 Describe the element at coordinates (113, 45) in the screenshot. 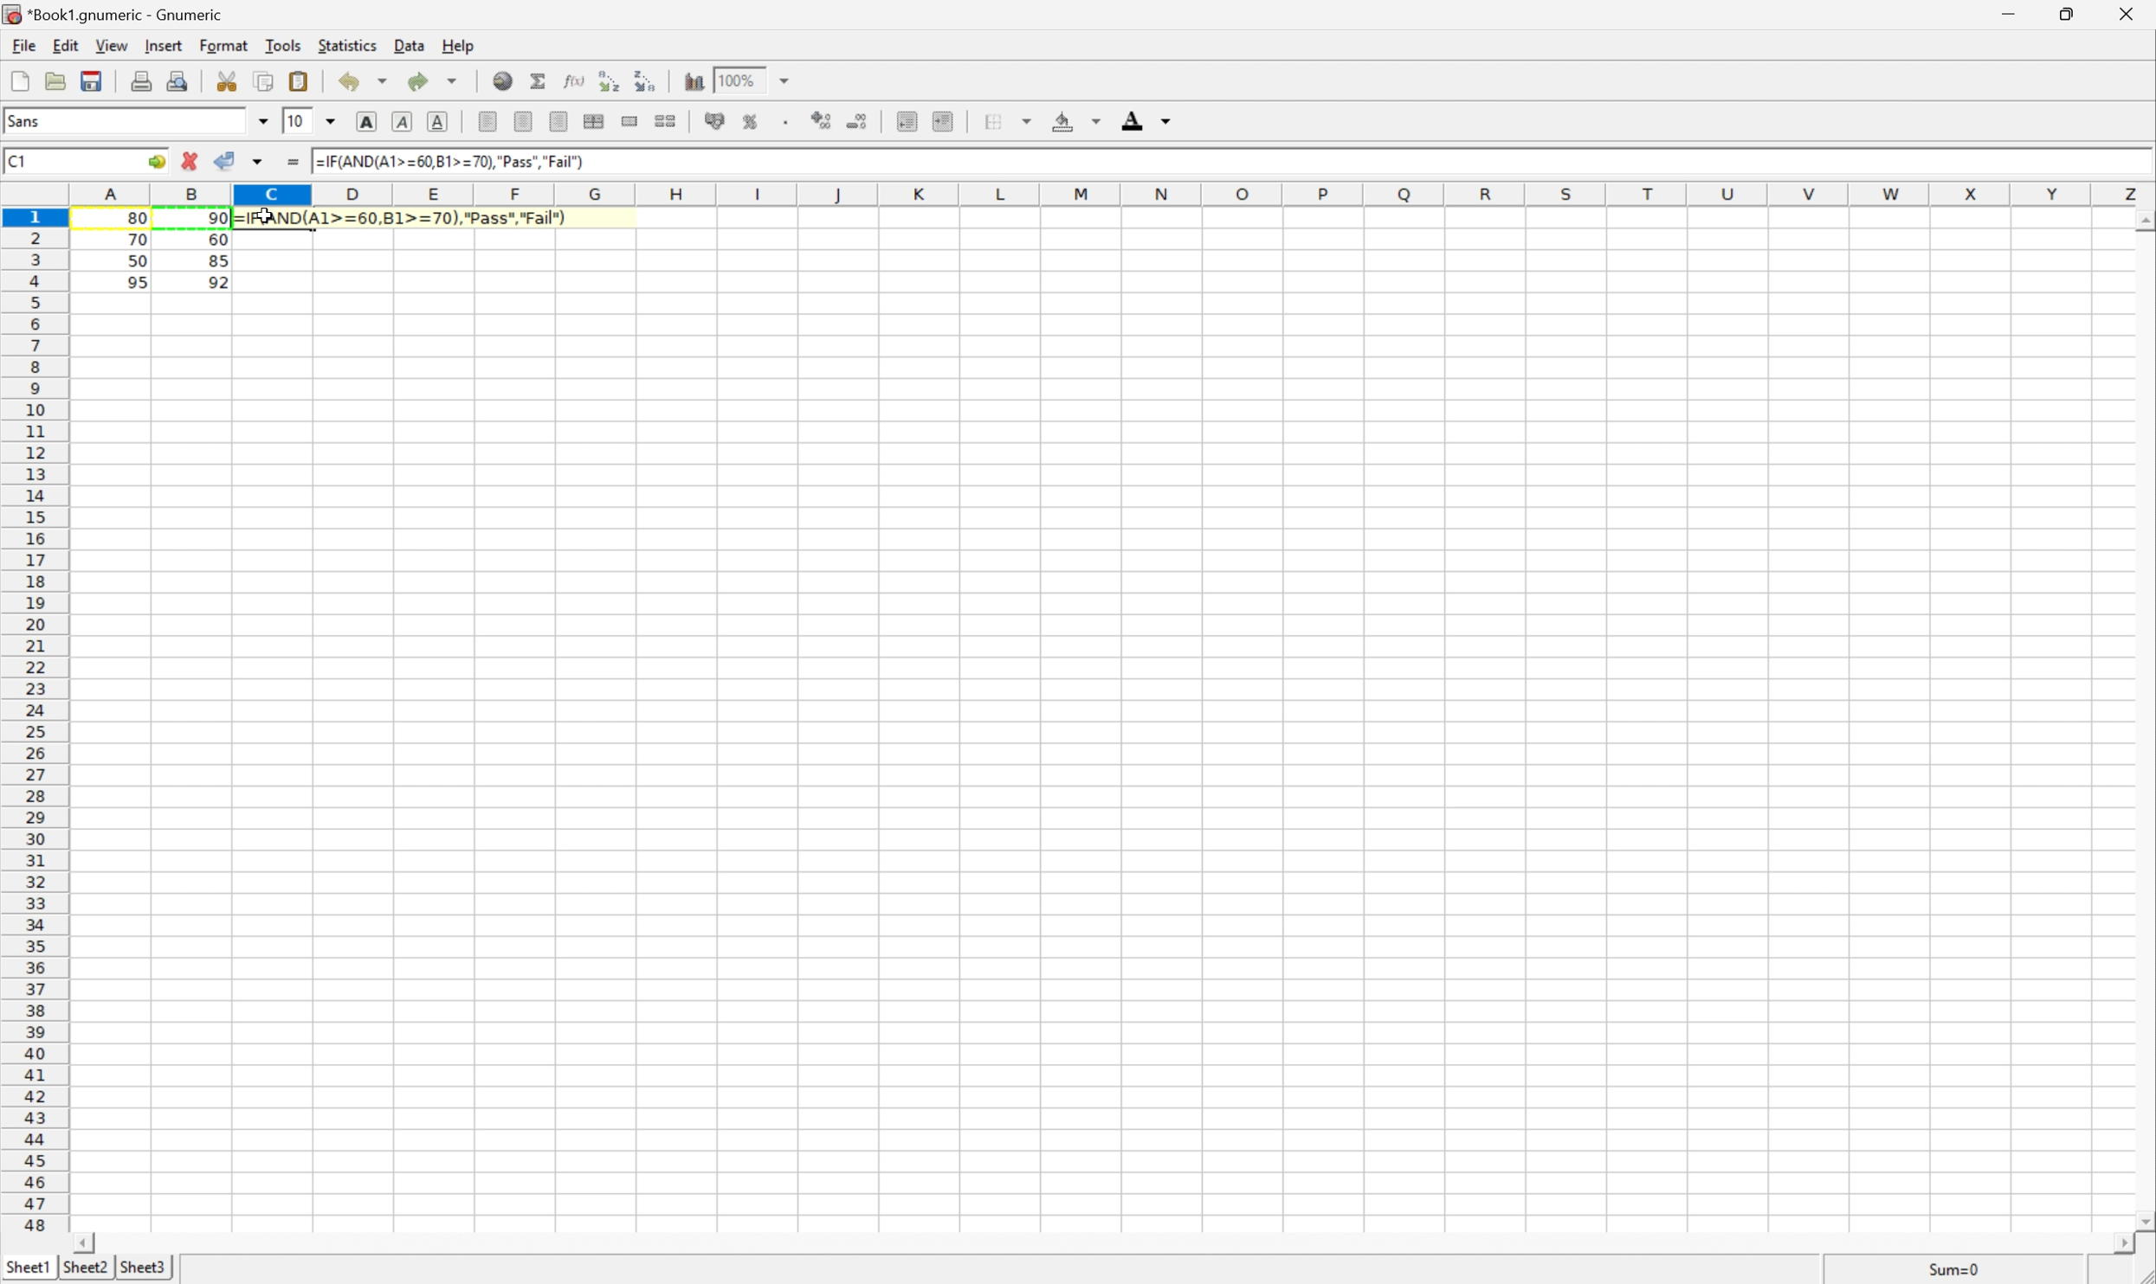

I see `View` at that location.